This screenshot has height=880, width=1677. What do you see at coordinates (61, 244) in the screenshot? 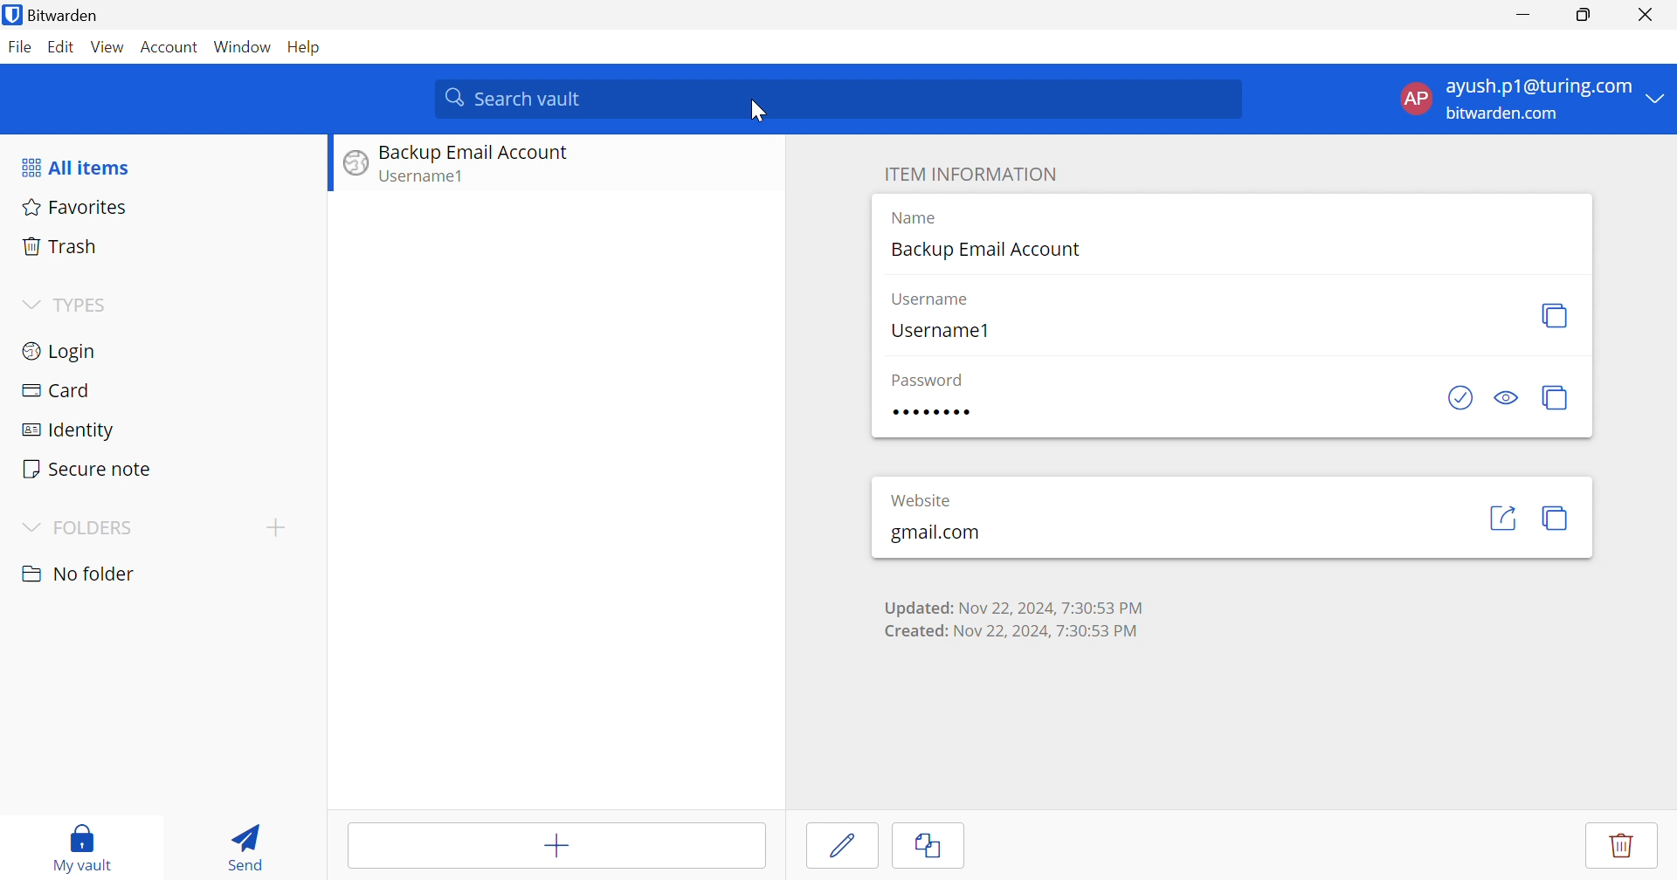
I see `Trash` at bounding box center [61, 244].